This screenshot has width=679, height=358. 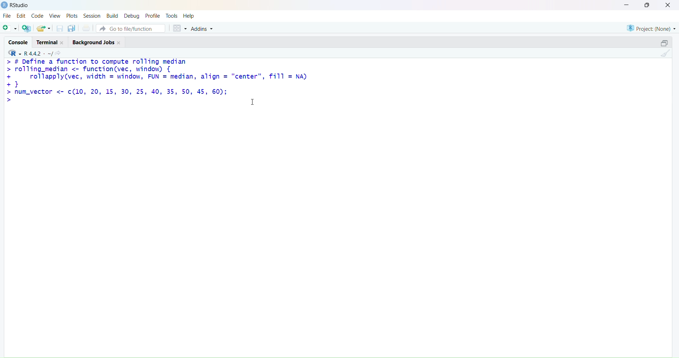 What do you see at coordinates (664, 43) in the screenshot?
I see `open in separate window` at bounding box center [664, 43].